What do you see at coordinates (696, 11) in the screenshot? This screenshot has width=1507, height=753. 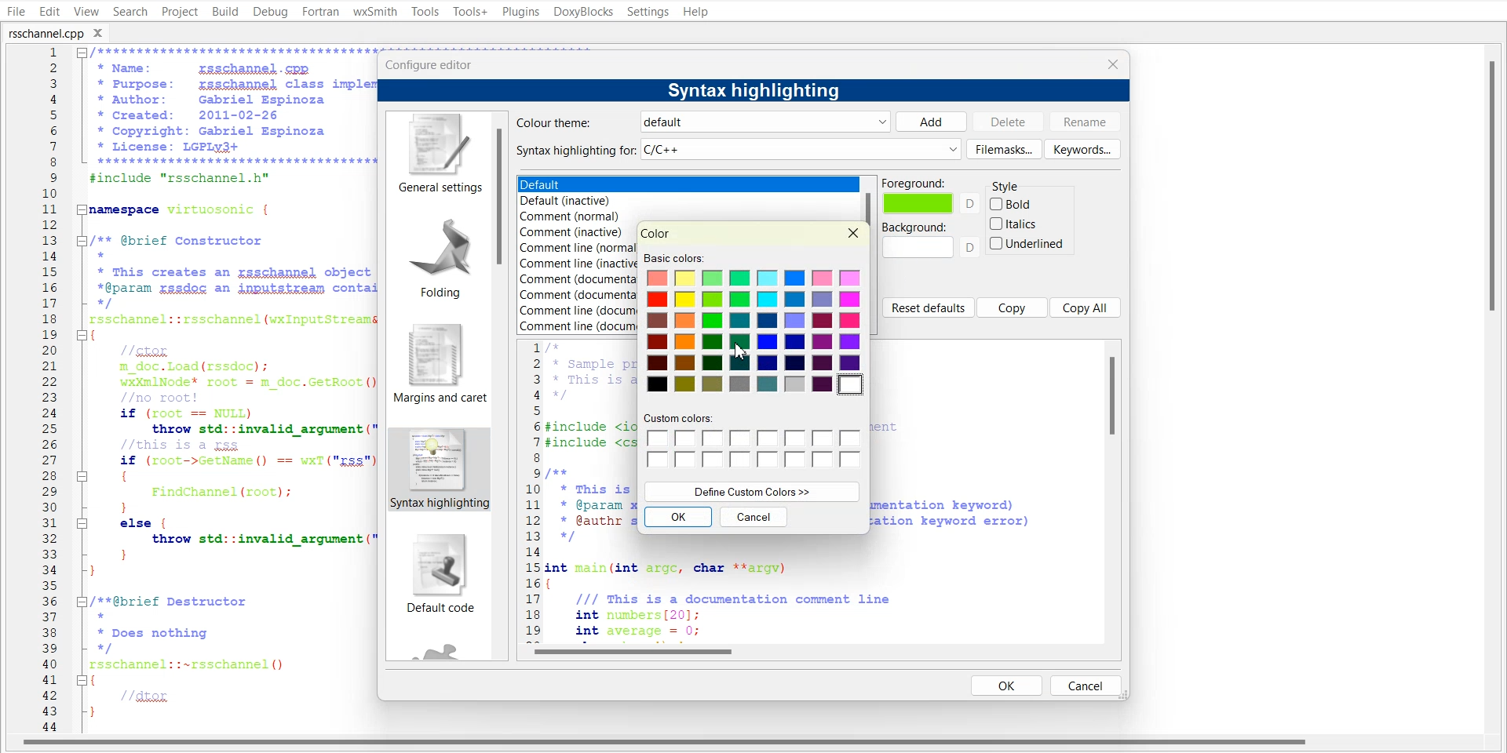 I see `Help` at bounding box center [696, 11].